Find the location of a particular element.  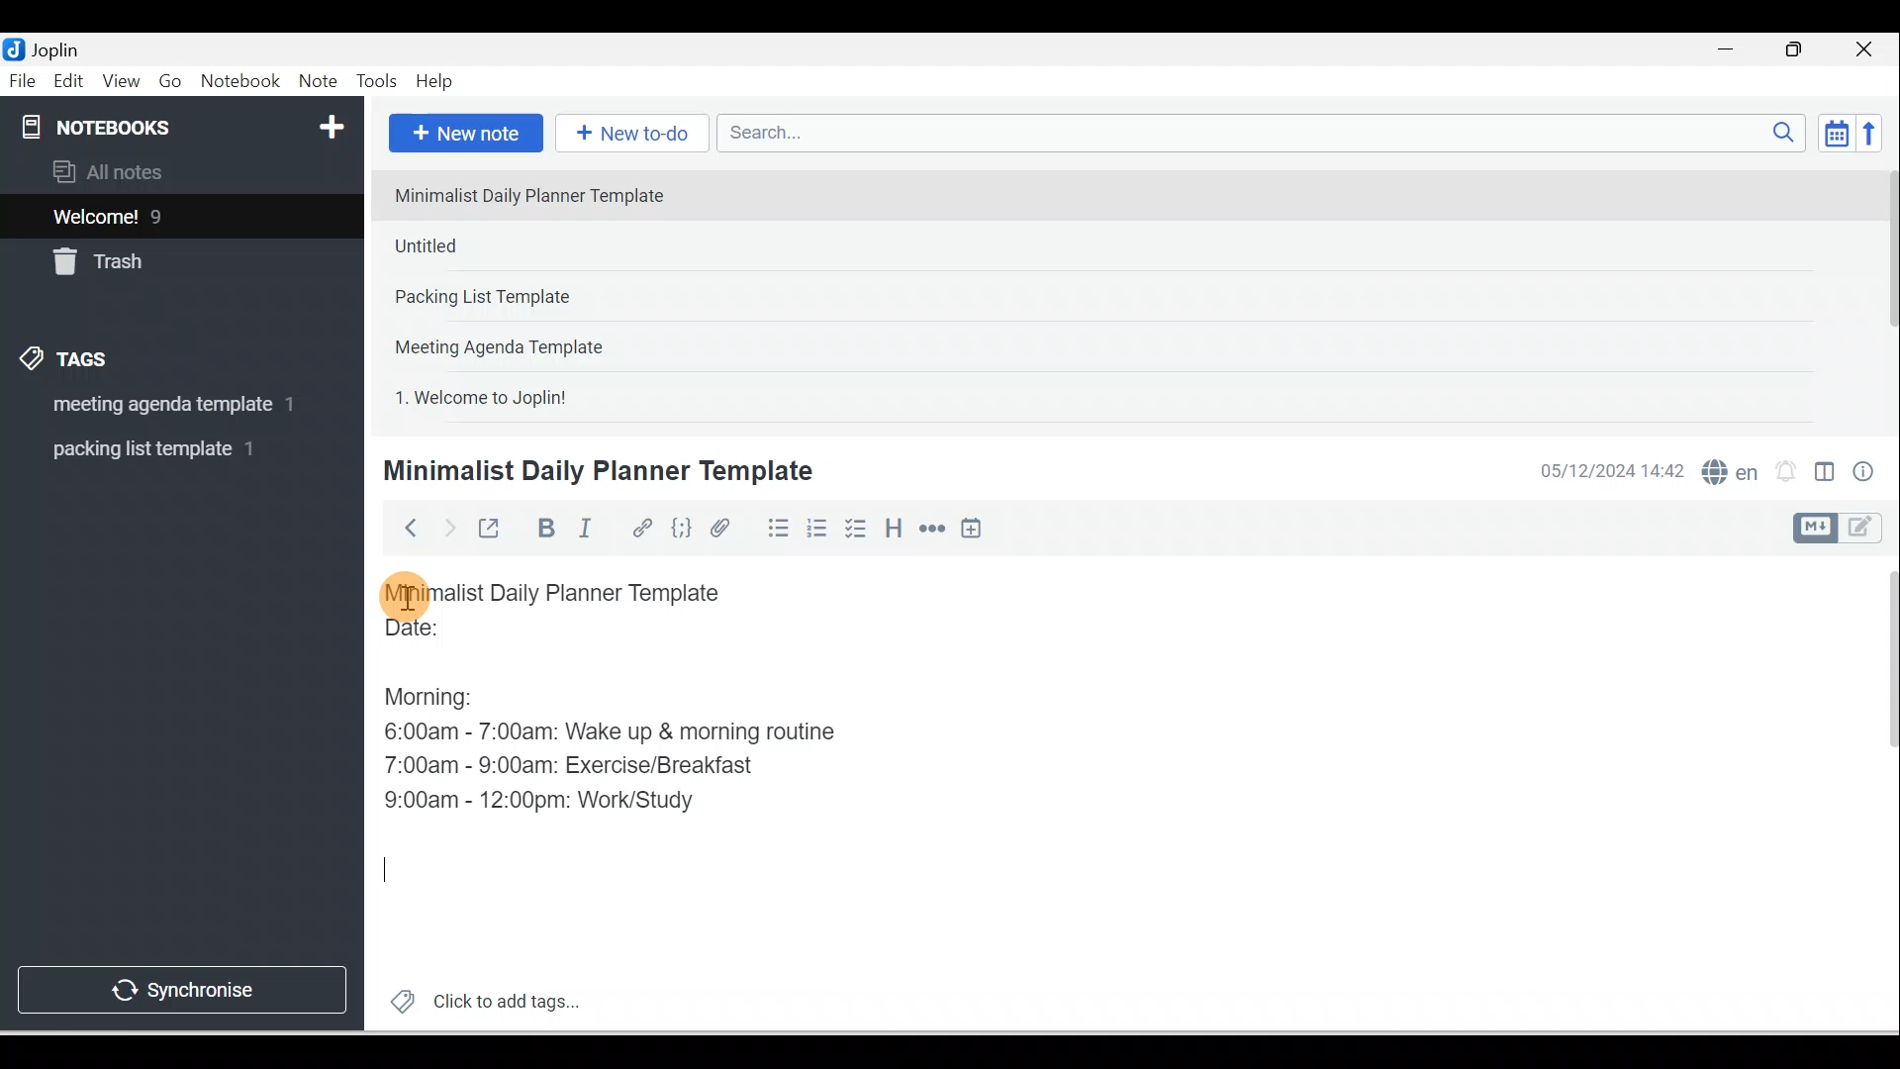

File is located at coordinates (24, 79).